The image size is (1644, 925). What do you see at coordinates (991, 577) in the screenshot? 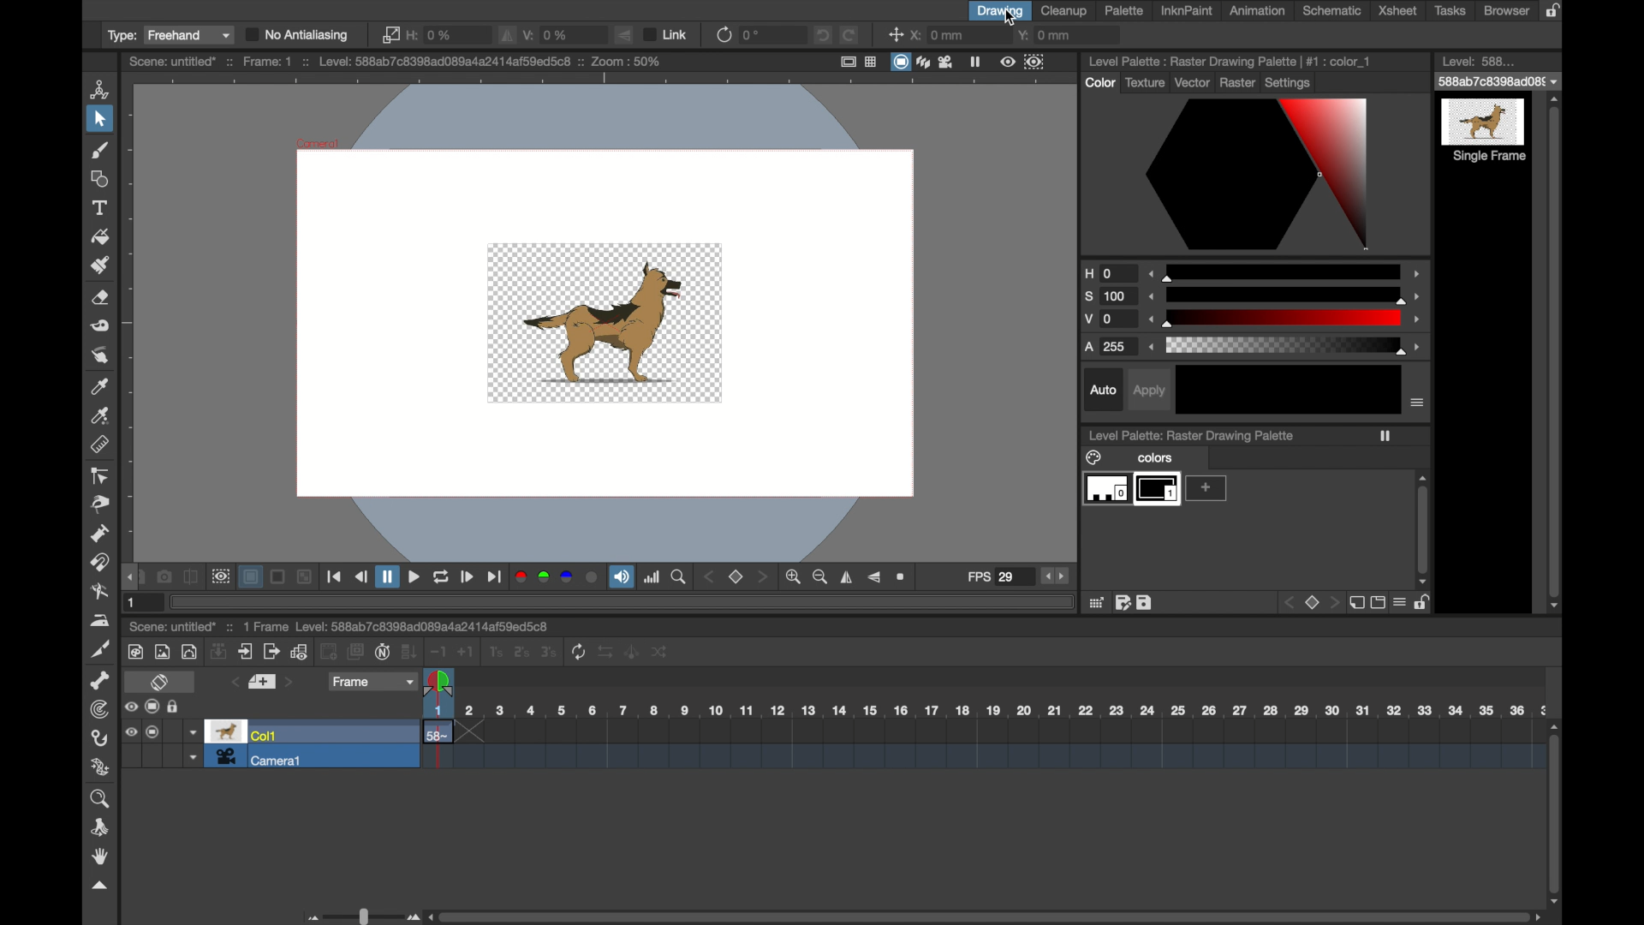
I see `fps` at bounding box center [991, 577].